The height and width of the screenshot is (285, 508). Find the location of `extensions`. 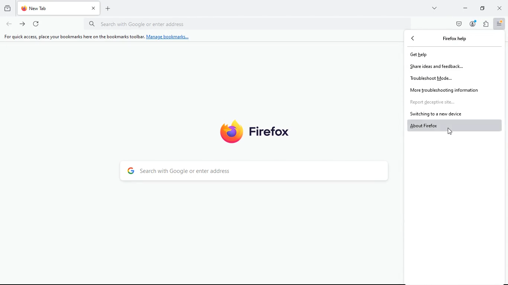

extensions is located at coordinates (487, 24).